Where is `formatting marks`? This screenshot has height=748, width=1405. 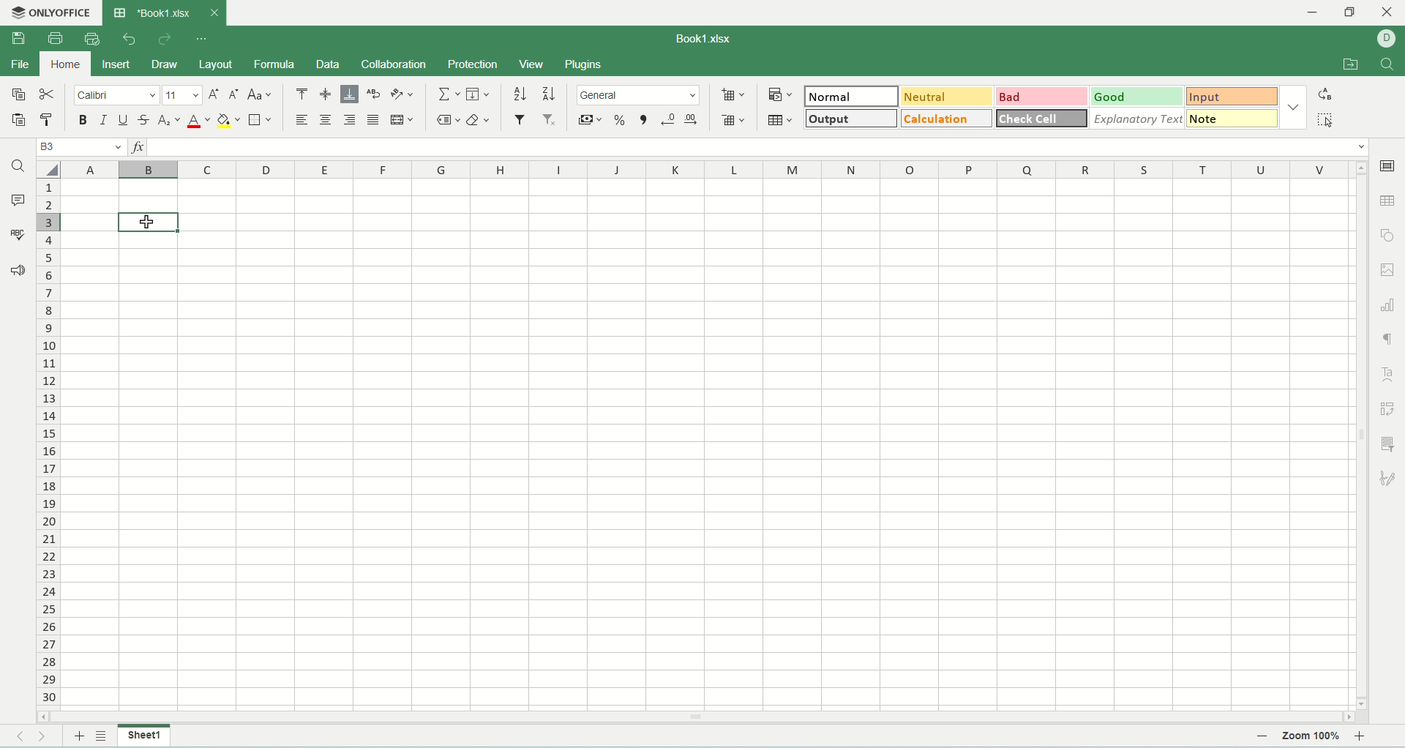
formatting marks is located at coordinates (1387, 340).